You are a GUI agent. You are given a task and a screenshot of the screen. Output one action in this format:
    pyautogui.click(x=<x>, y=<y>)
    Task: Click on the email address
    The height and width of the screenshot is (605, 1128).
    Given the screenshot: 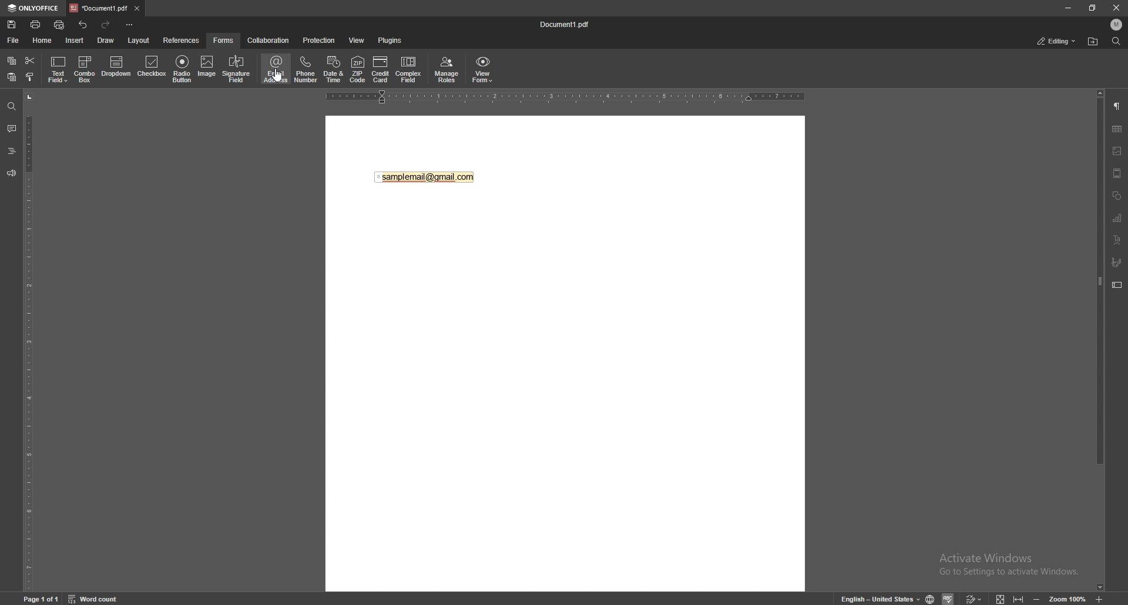 What is the action you would take?
    pyautogui.click(x=276, y=69)
    